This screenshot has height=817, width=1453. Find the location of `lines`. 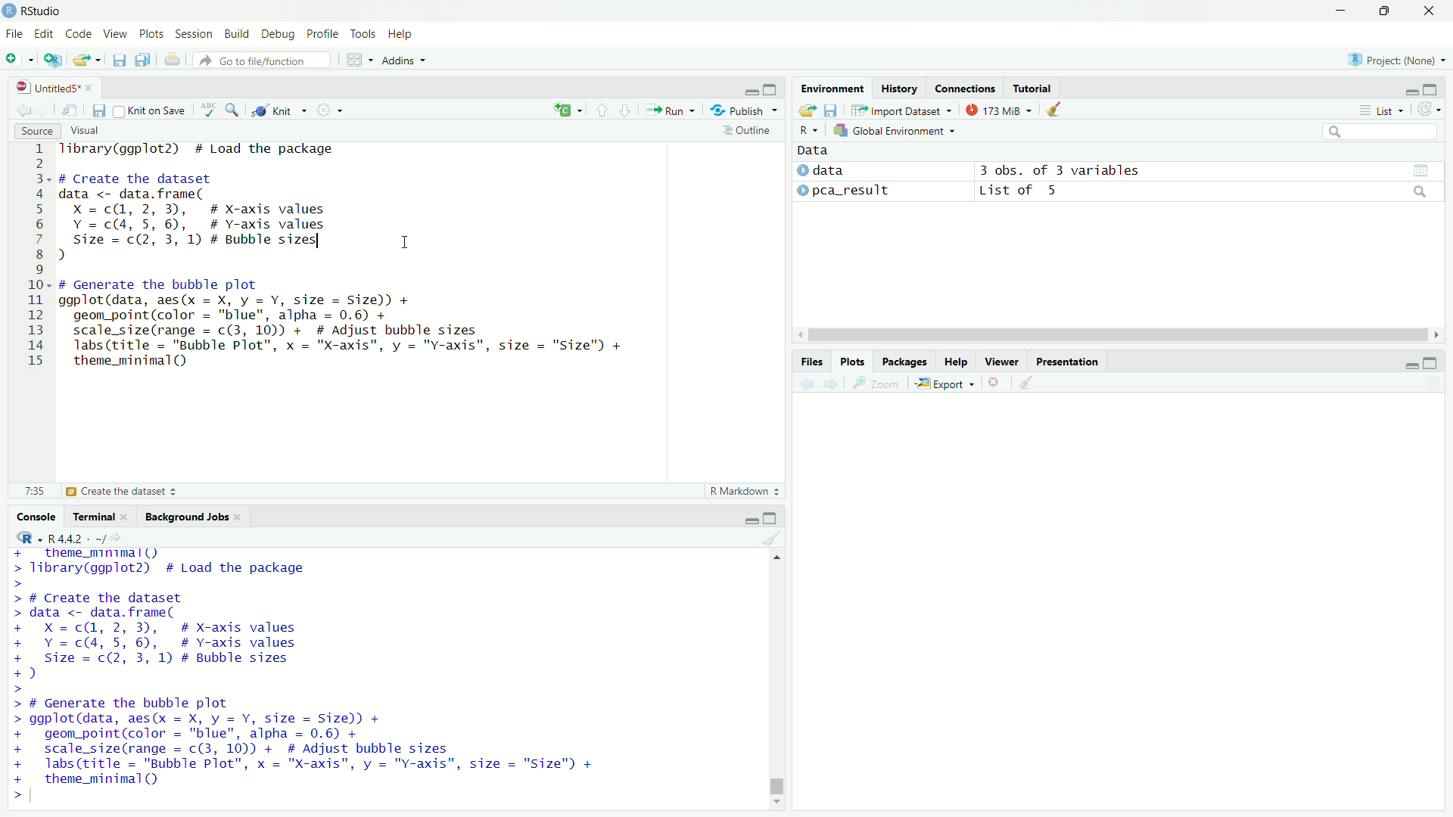

lines is located at coordinates (37, 259).